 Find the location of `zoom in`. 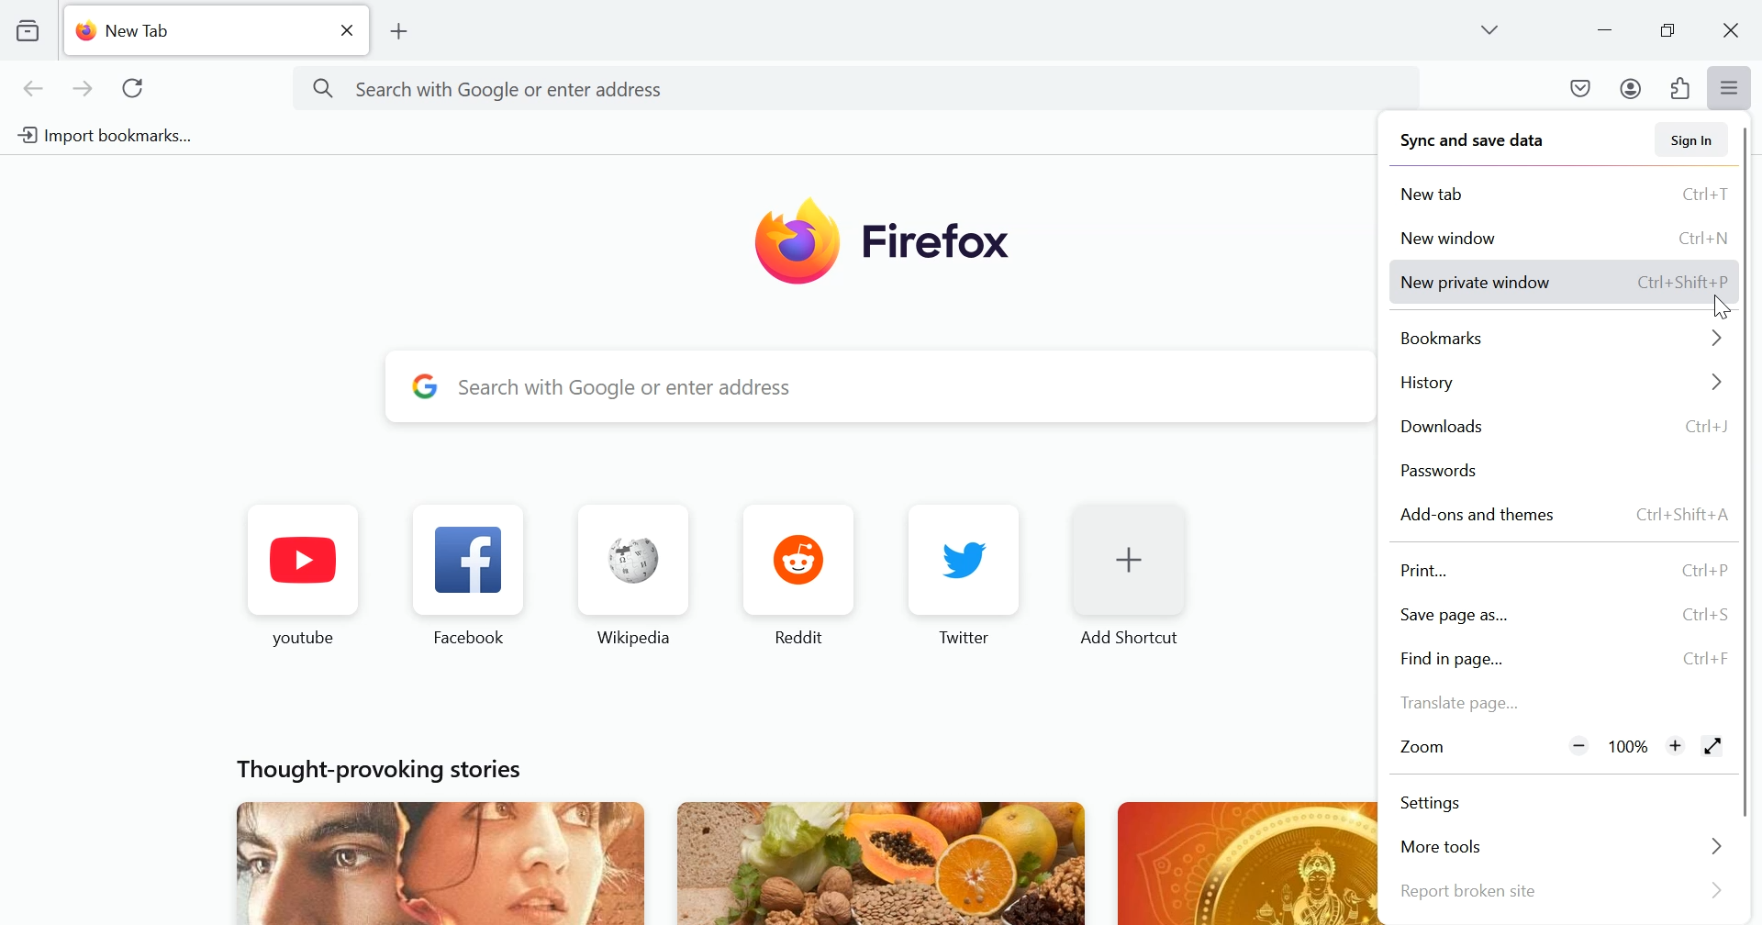

zoom in is located at coordinates (1674, 744).